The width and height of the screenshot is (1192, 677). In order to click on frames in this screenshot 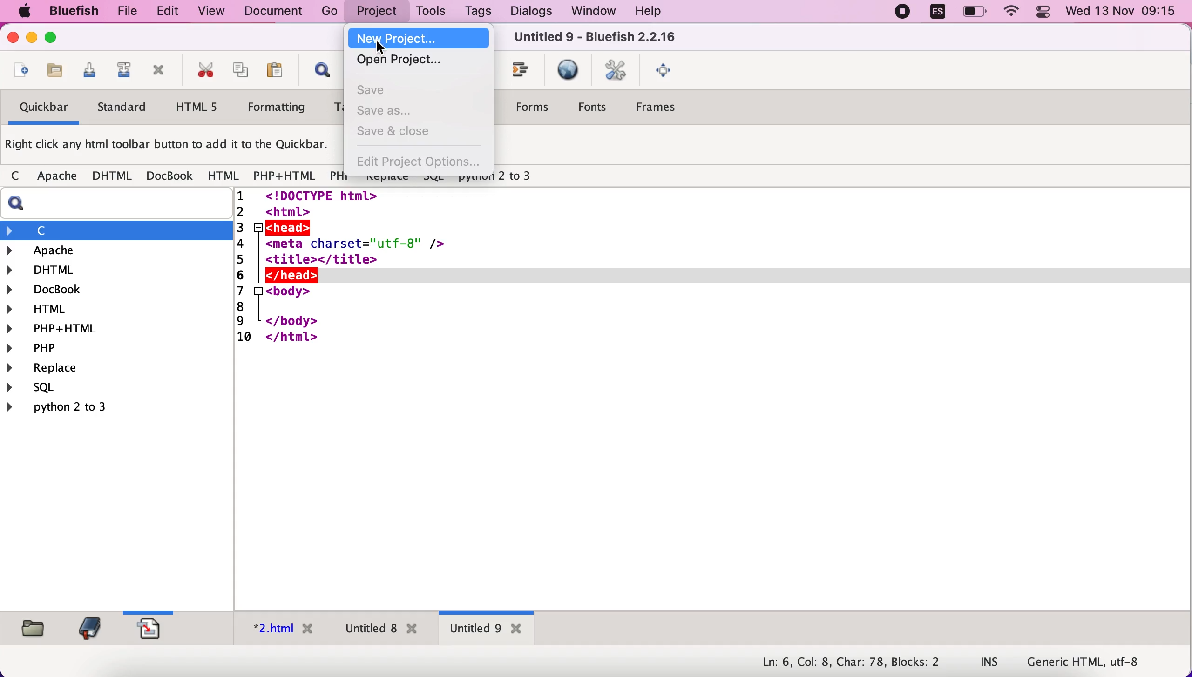, I will do `click(665, 110)`.